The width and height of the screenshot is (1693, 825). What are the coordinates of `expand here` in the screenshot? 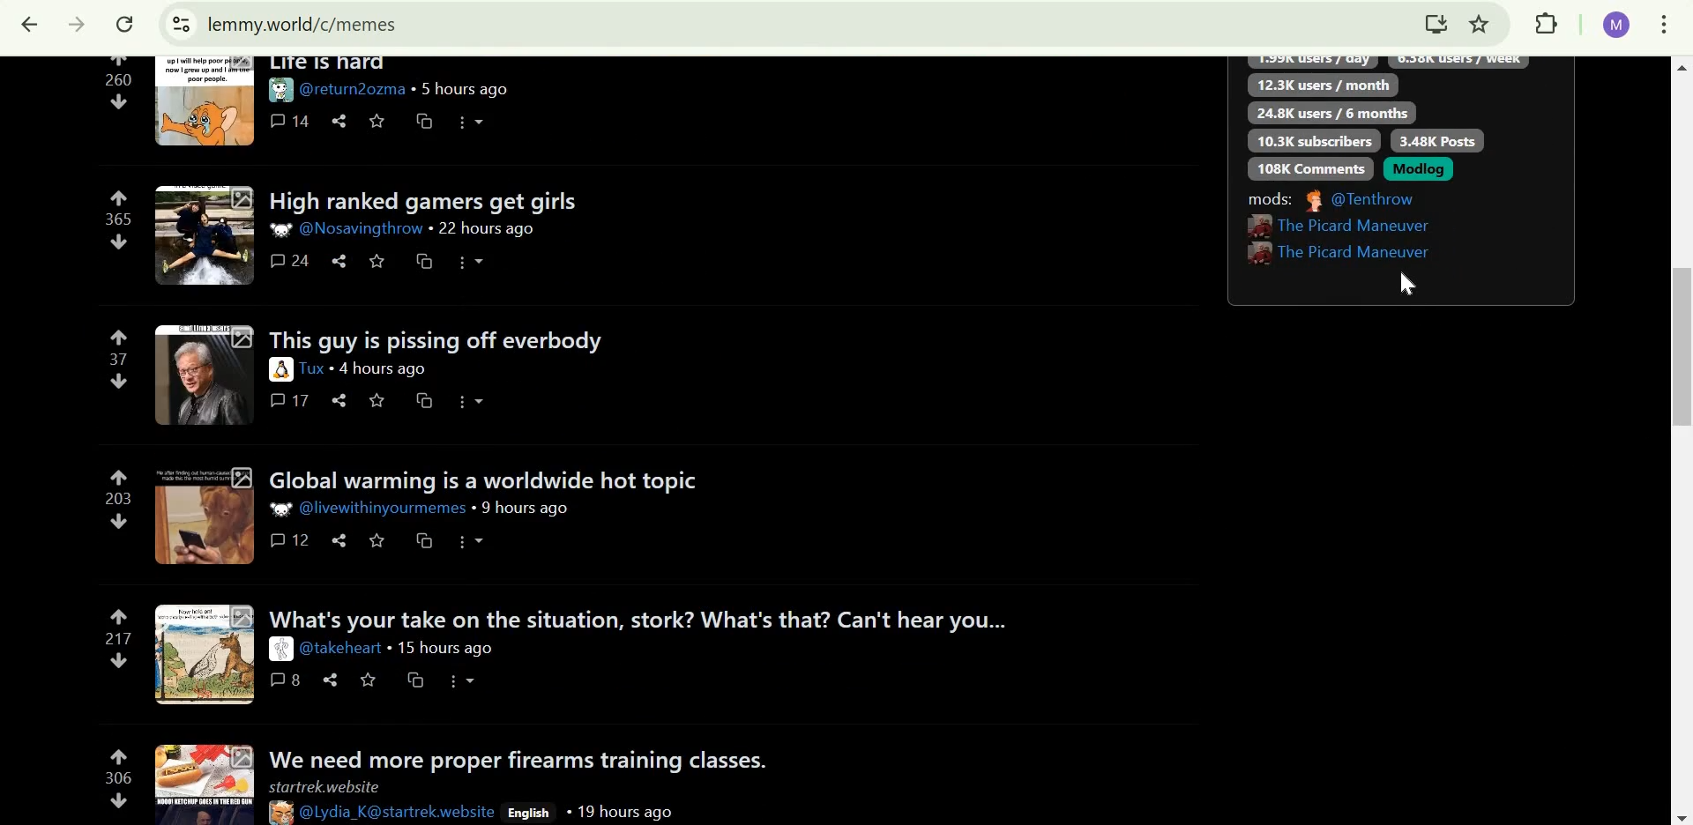 It's located at (199, 514).